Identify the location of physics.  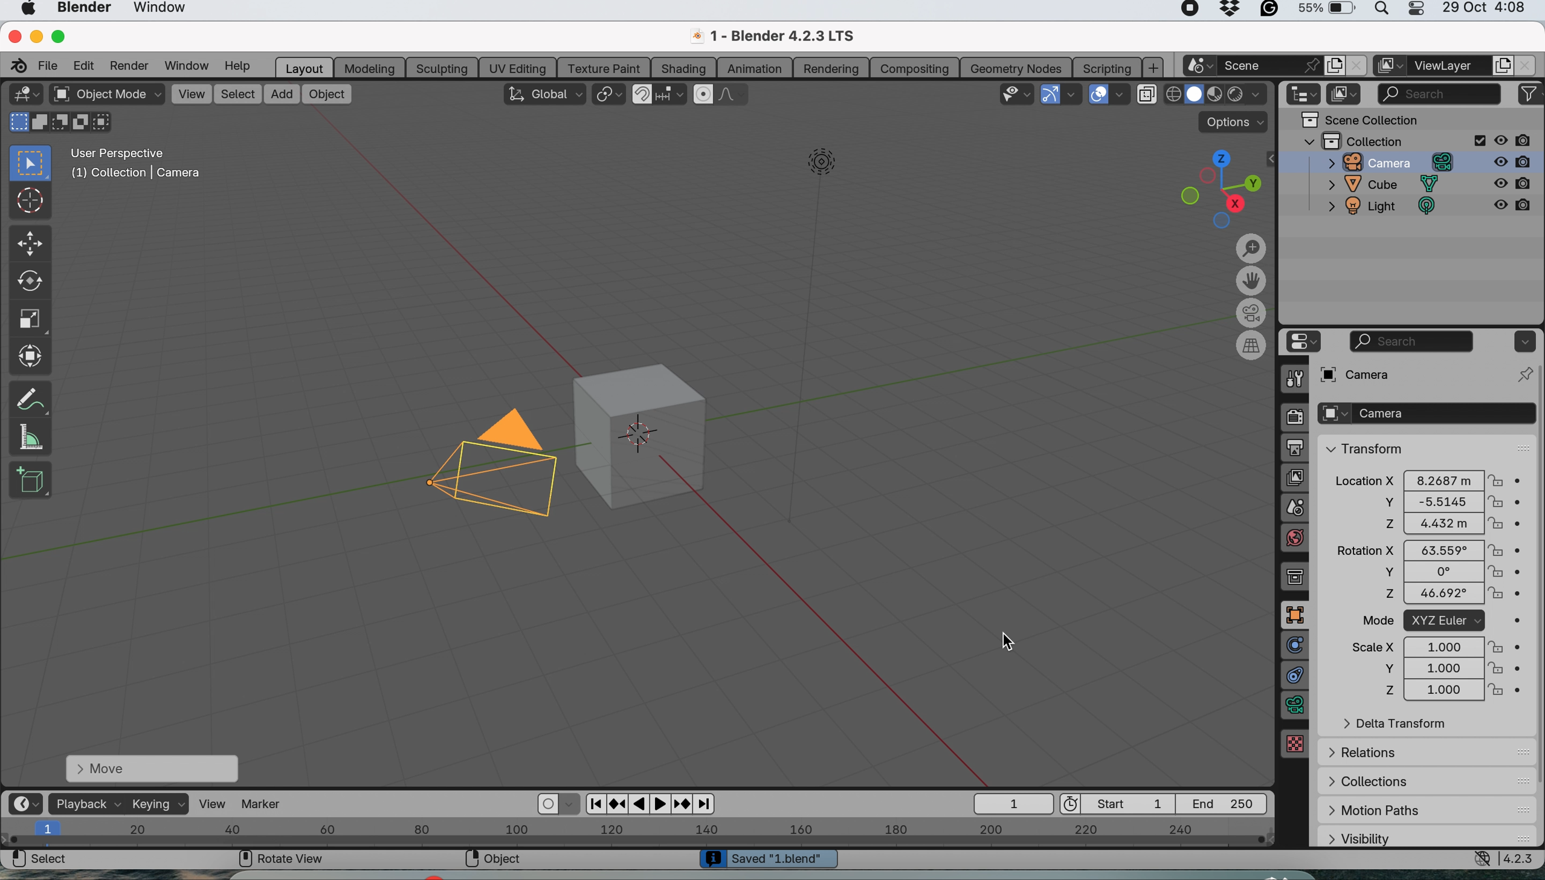
(1295, 644).